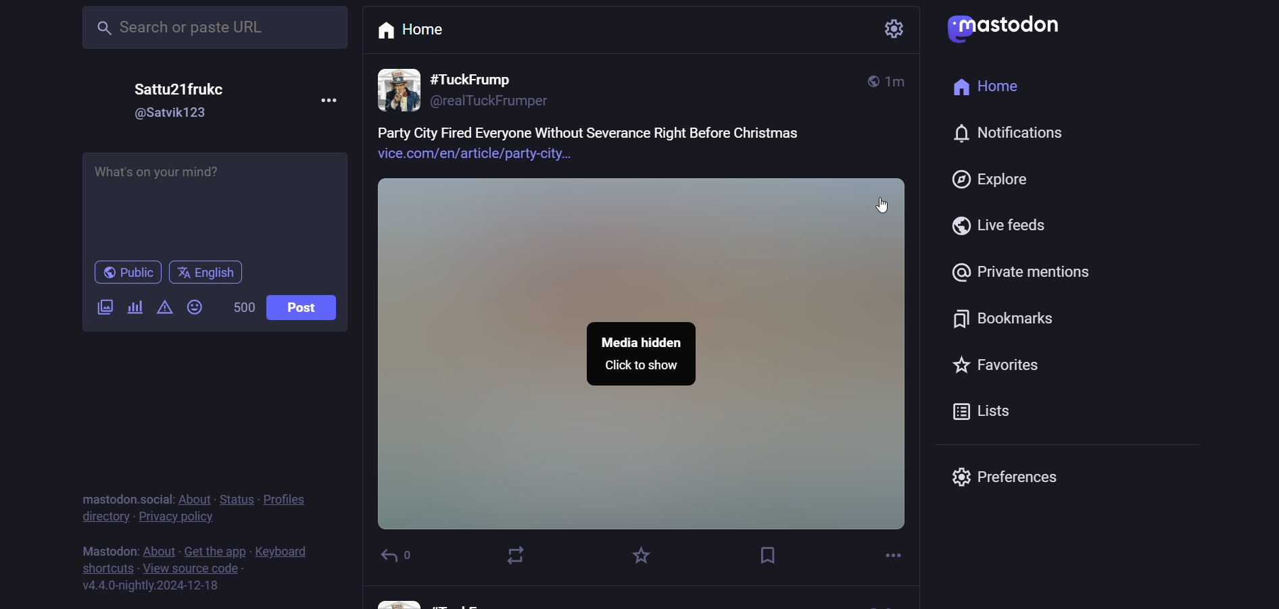  Describe the element at coordinates (884, 204) in the screenshot. I see `Cursor` at that location.